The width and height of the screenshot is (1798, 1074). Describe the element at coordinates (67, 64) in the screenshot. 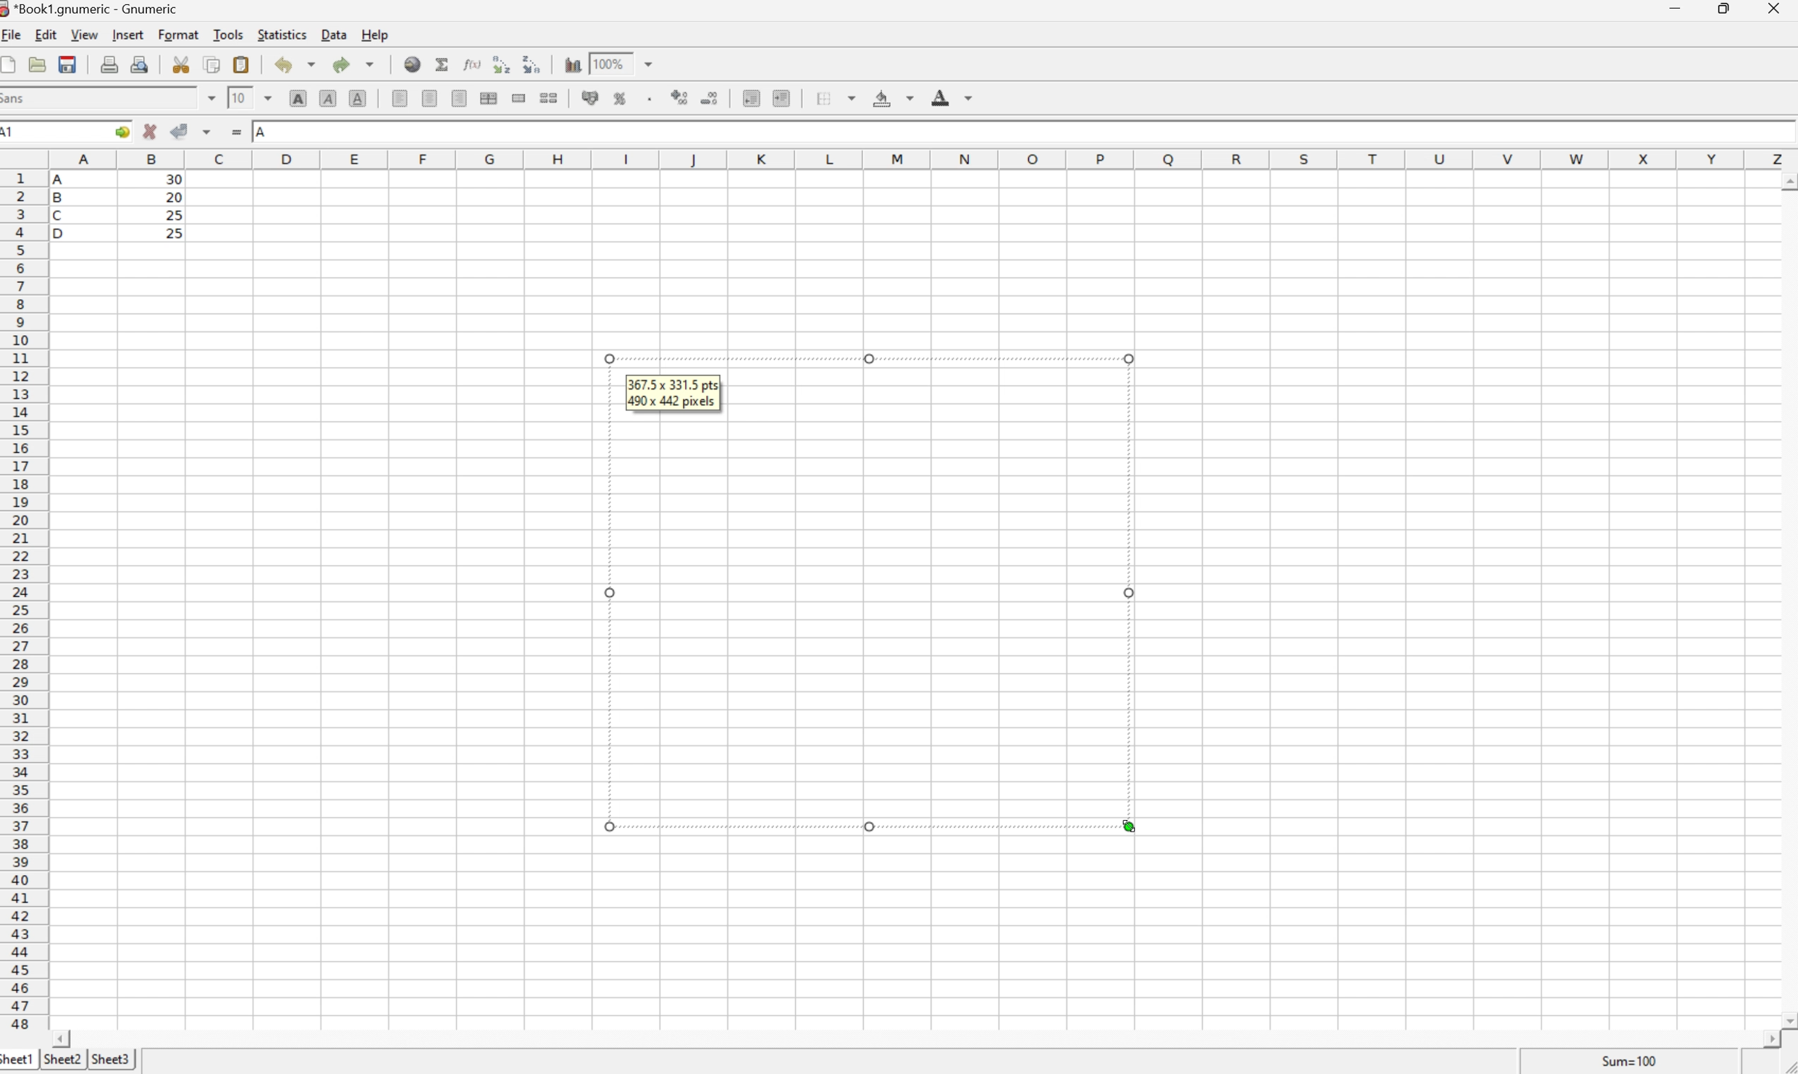

I see `Save the current workbook` at that location.